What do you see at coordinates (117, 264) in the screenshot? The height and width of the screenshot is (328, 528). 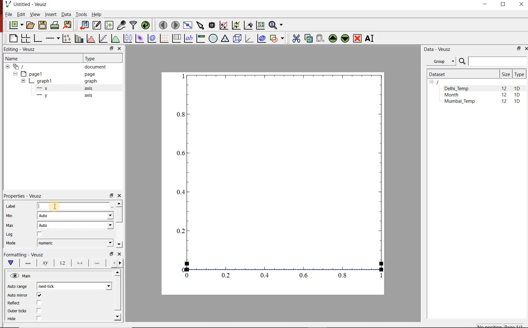 I see `Grid lines` at bounding box center [117, 264].